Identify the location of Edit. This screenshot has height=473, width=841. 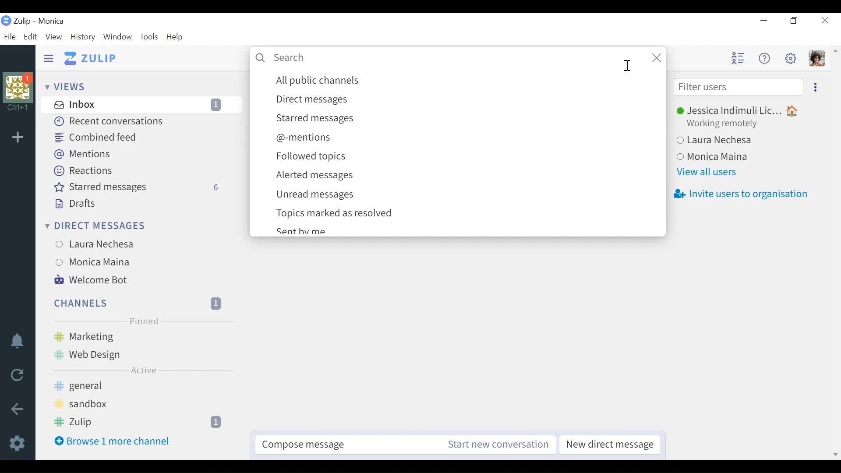
(32, 38).